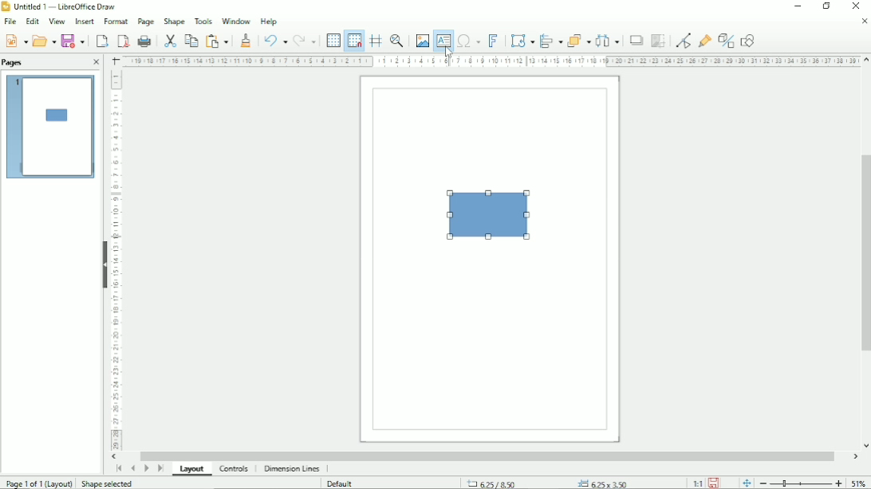 The image size is (871, 489). I want to click on Pages, so click(13, 63).